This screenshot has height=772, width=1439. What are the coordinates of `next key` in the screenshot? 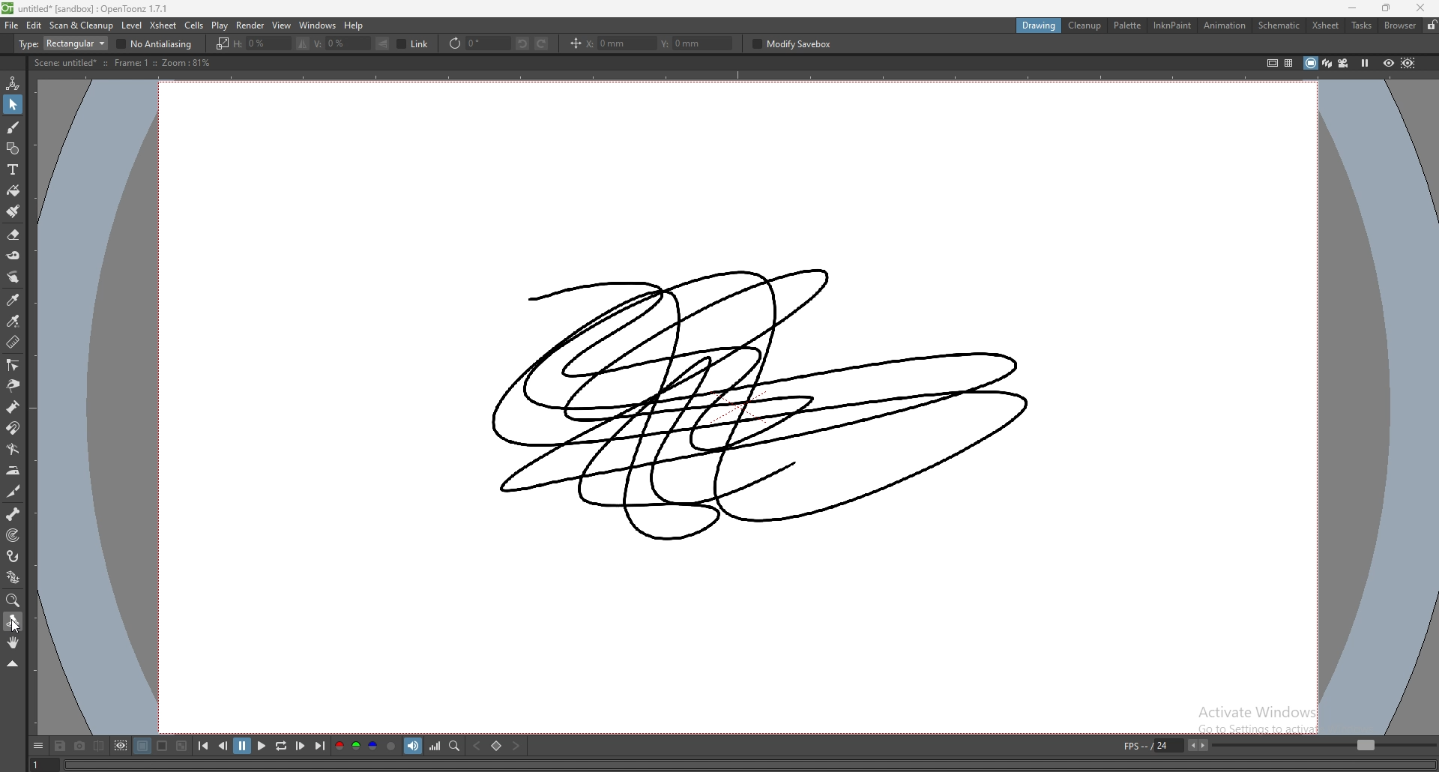 It's located at (515, 746).